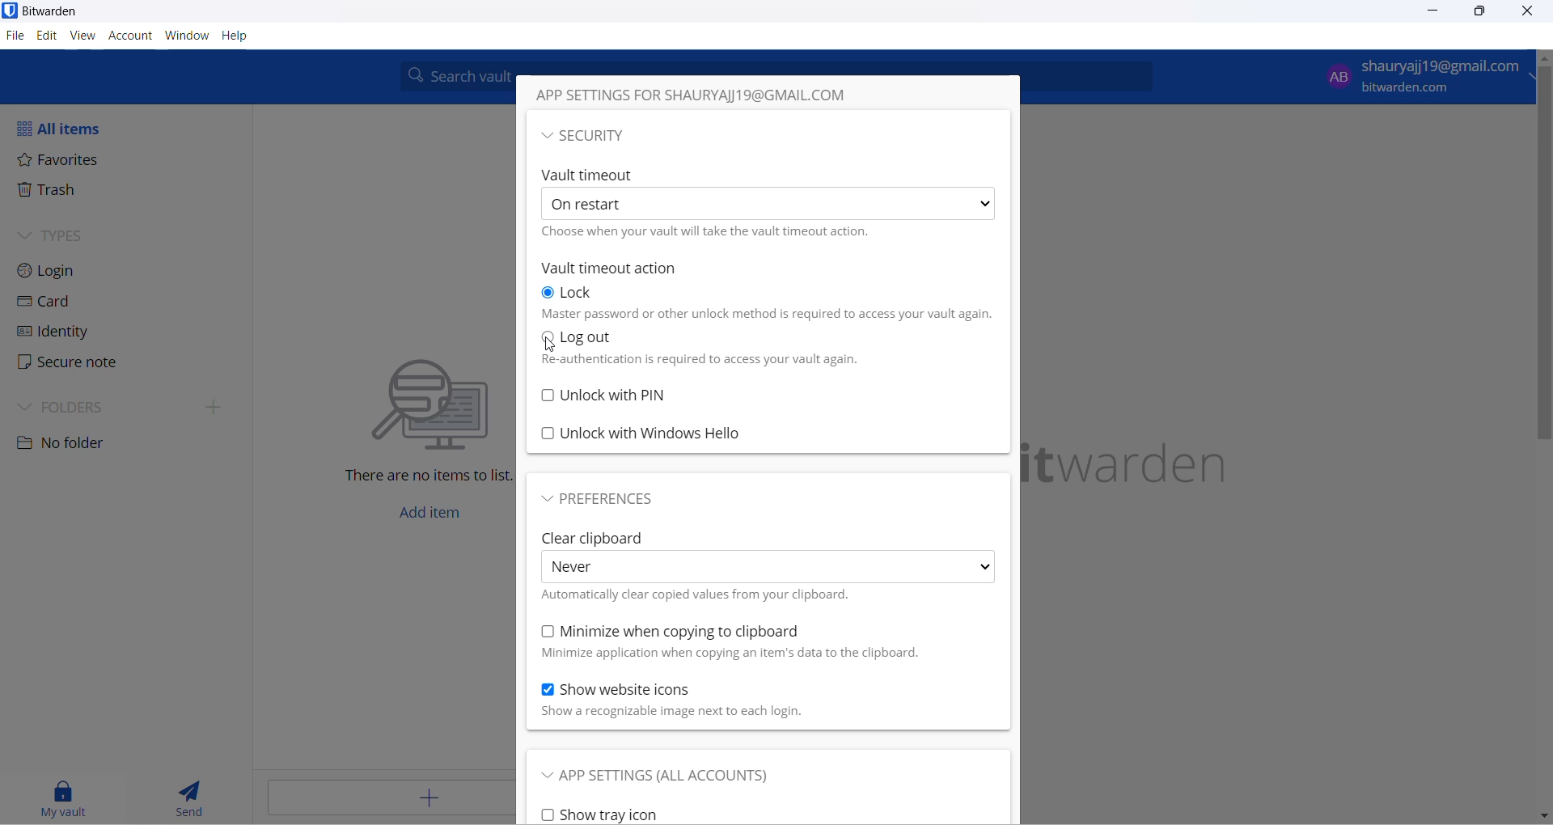 The height and width of the screenshot is (825, 1553). What do you see at coordinates (53, 11) in the screenshot?
I see `application name and logo` at bounding box center [53, 11].